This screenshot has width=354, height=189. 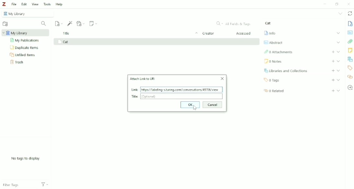 What do you see at coordinates (350, 32) in the screenshot?
I see `Abstract` at bounding box center [350, 32].